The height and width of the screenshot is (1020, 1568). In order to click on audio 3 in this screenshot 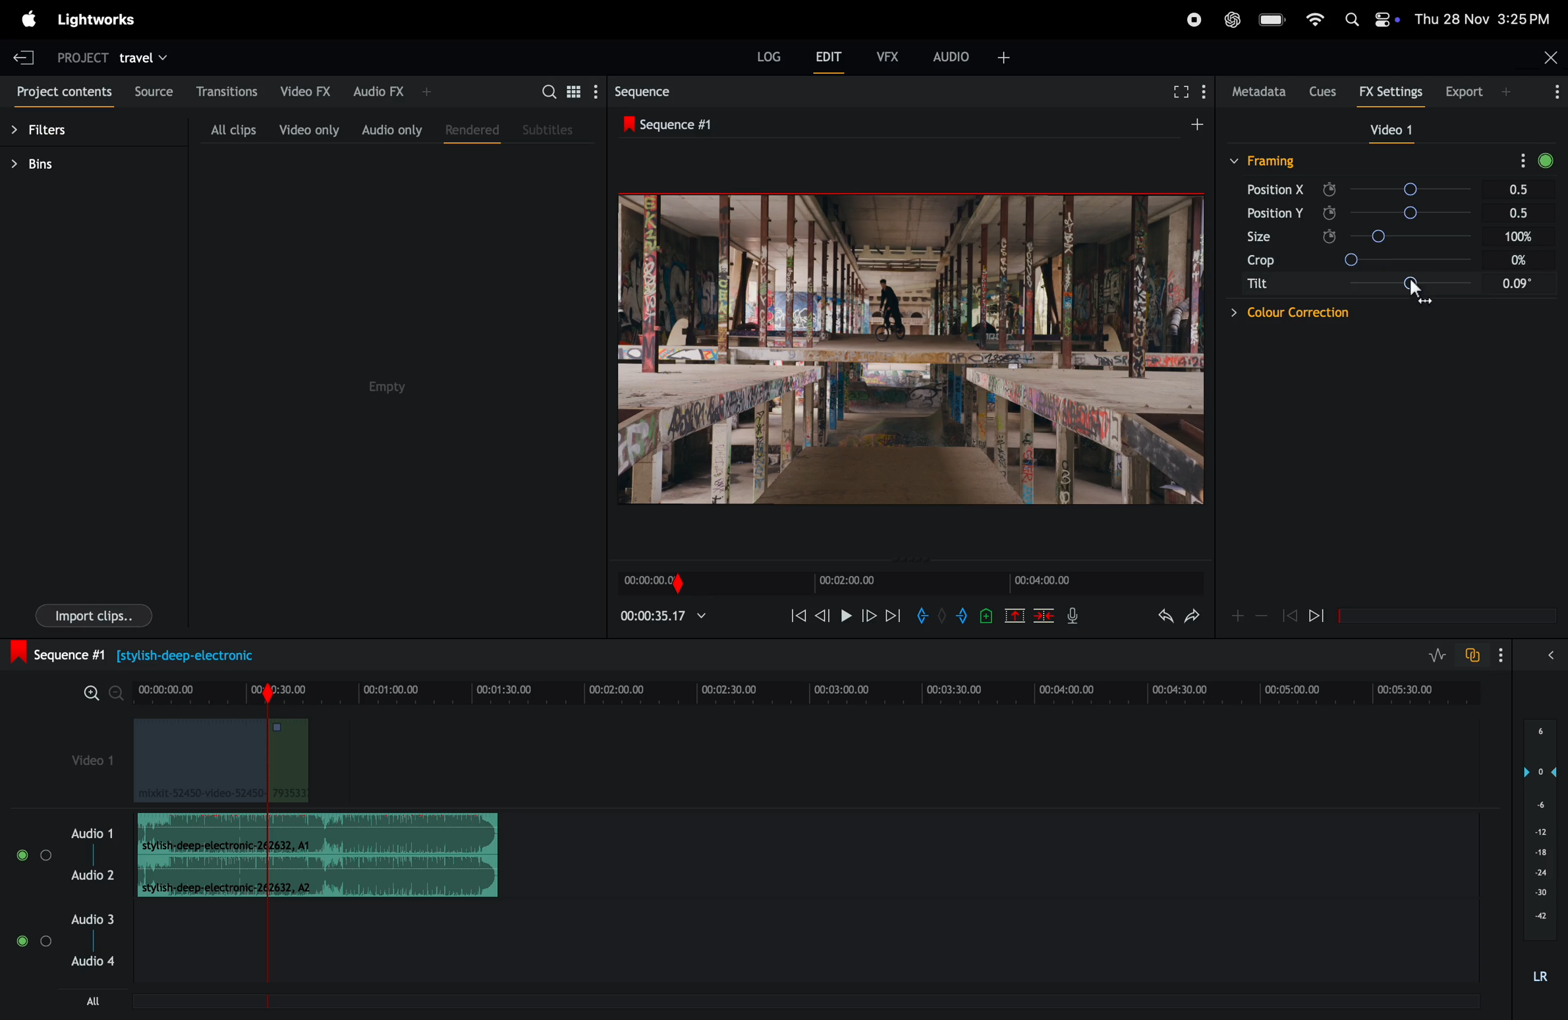, I will do `click(65, 921)`.